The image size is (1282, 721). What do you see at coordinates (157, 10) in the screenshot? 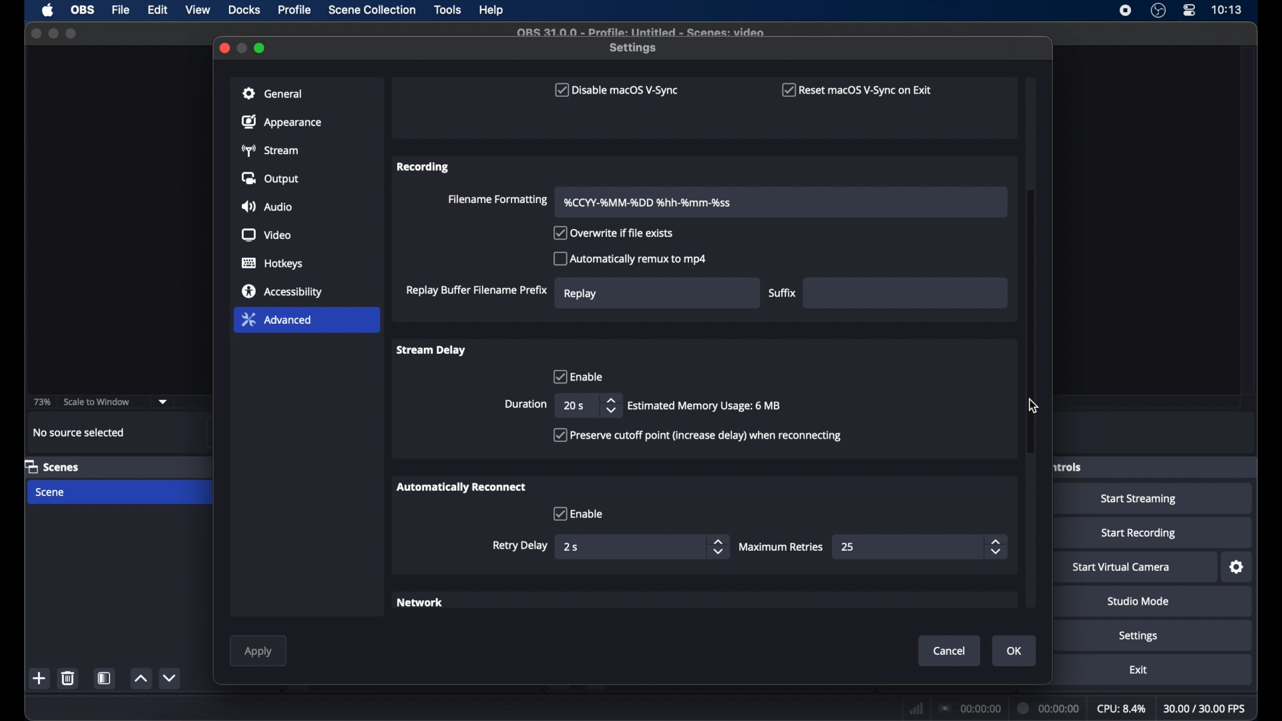
I see `edit` at bounding box center [157, 10].